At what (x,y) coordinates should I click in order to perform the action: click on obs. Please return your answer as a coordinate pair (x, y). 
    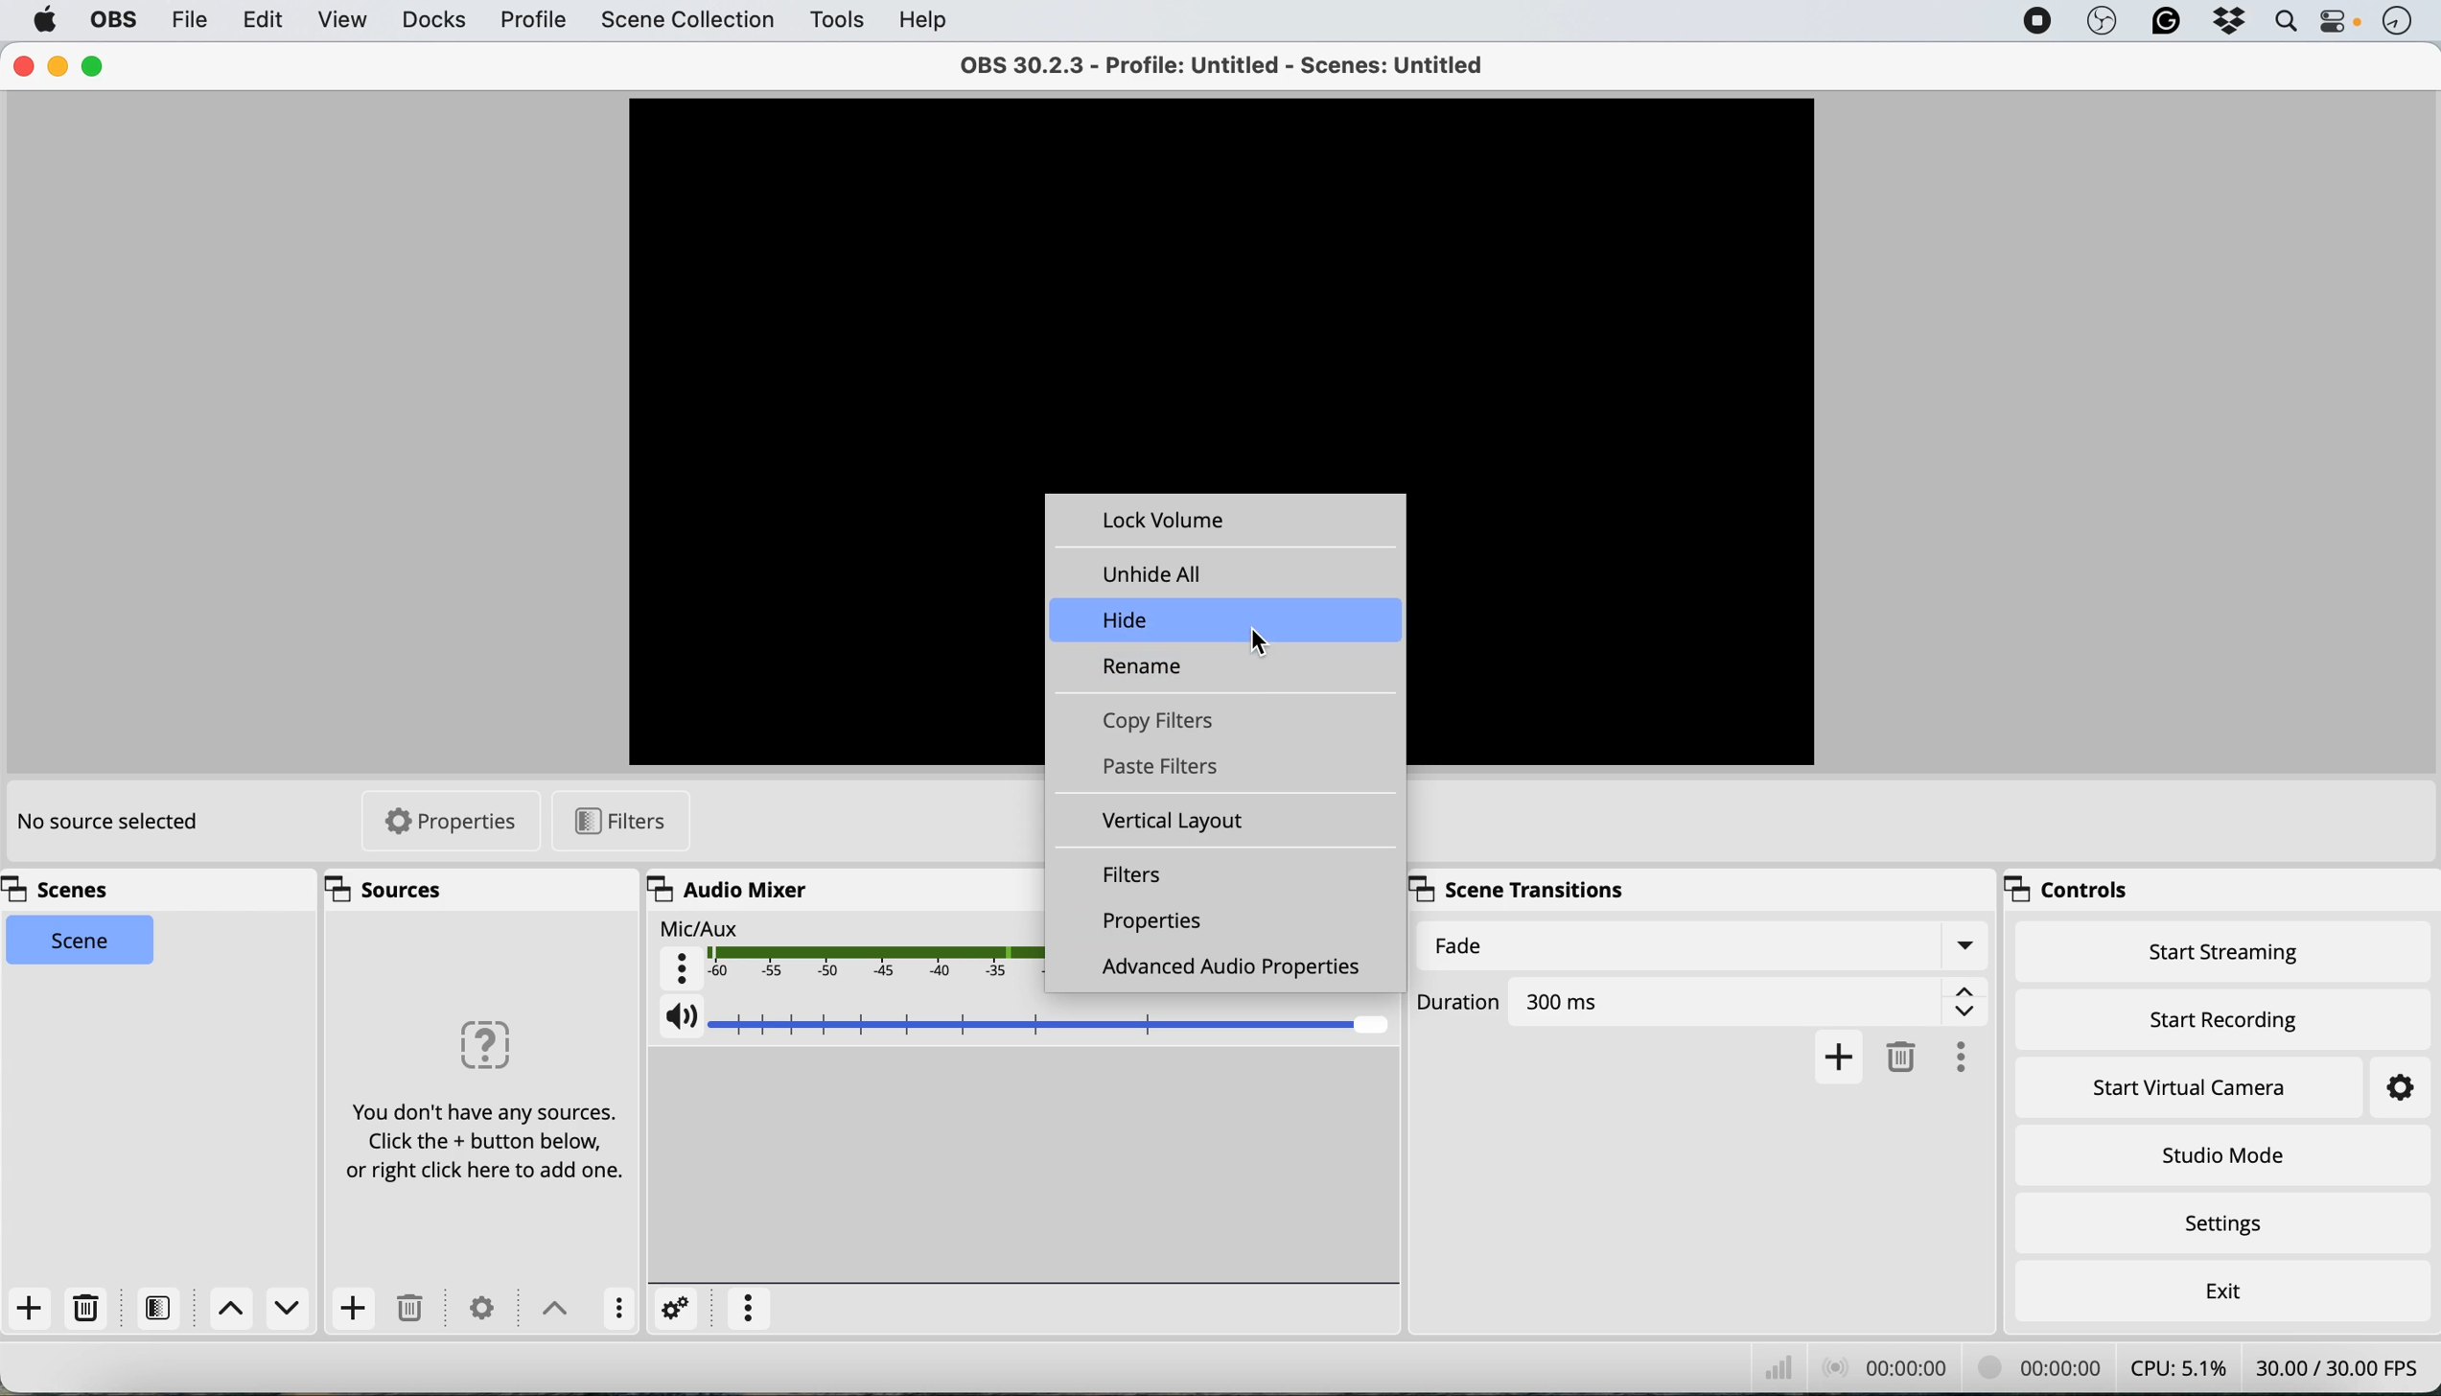
    Looking at the image, I should click on (2099, 20).